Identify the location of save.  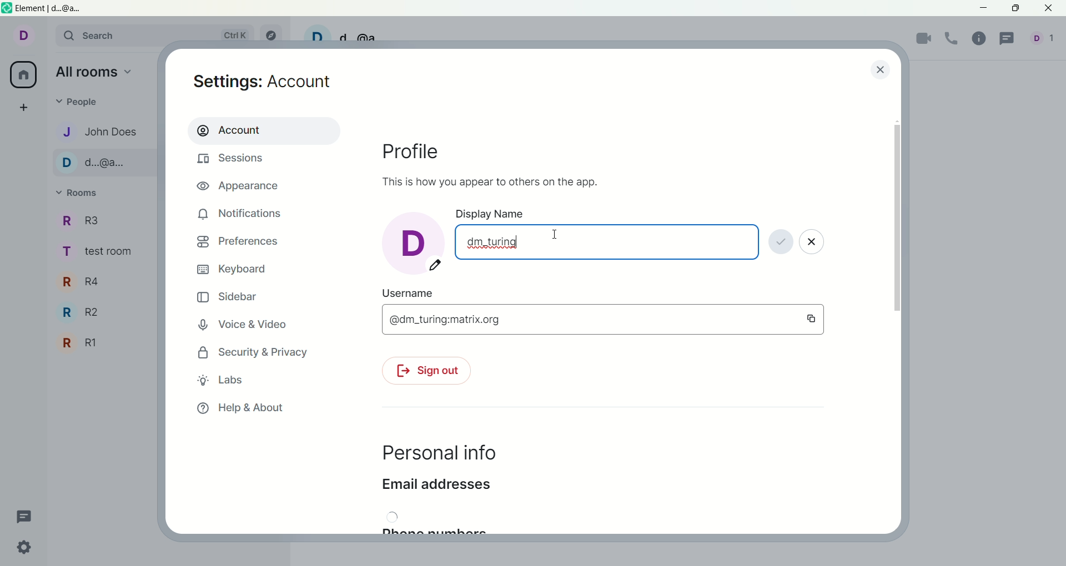
(781, 243).